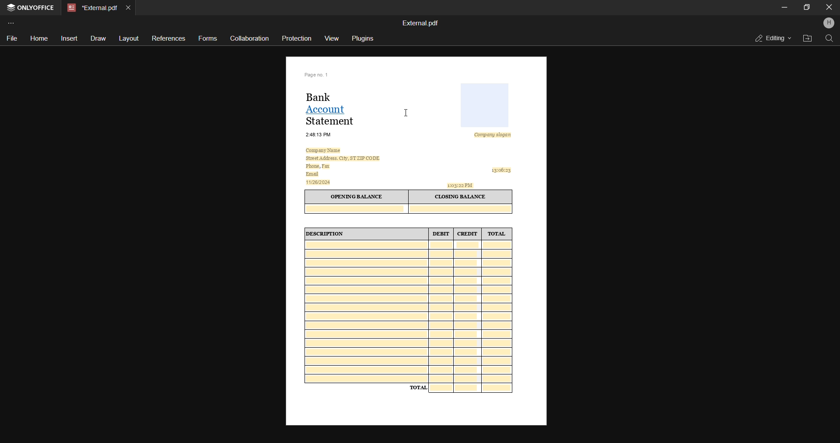  Describe the element at coordinates (97, 38) in the screenshot. I see `draw` at that location.